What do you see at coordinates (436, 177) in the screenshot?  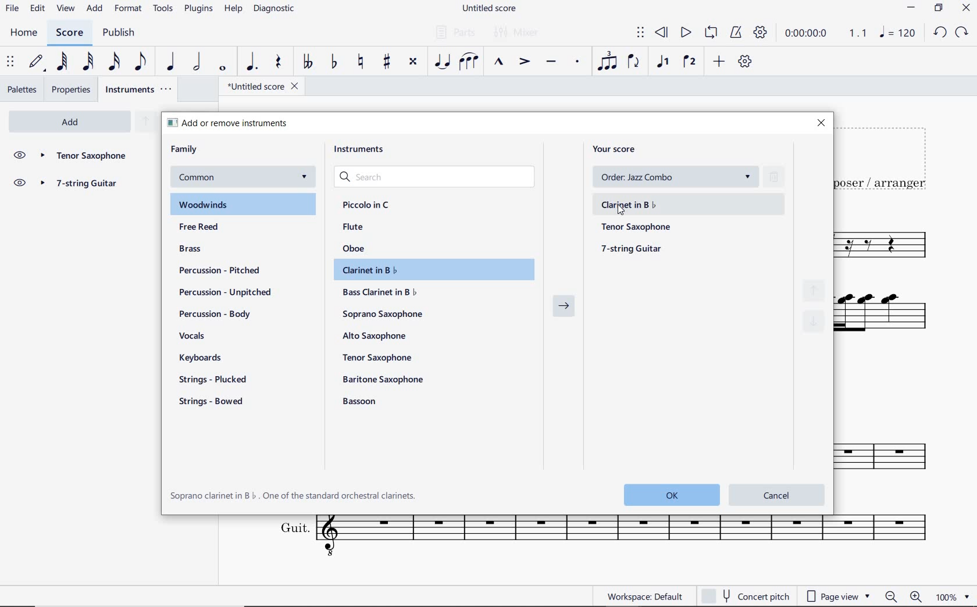 I see `search` at bounding box center [436, 177].